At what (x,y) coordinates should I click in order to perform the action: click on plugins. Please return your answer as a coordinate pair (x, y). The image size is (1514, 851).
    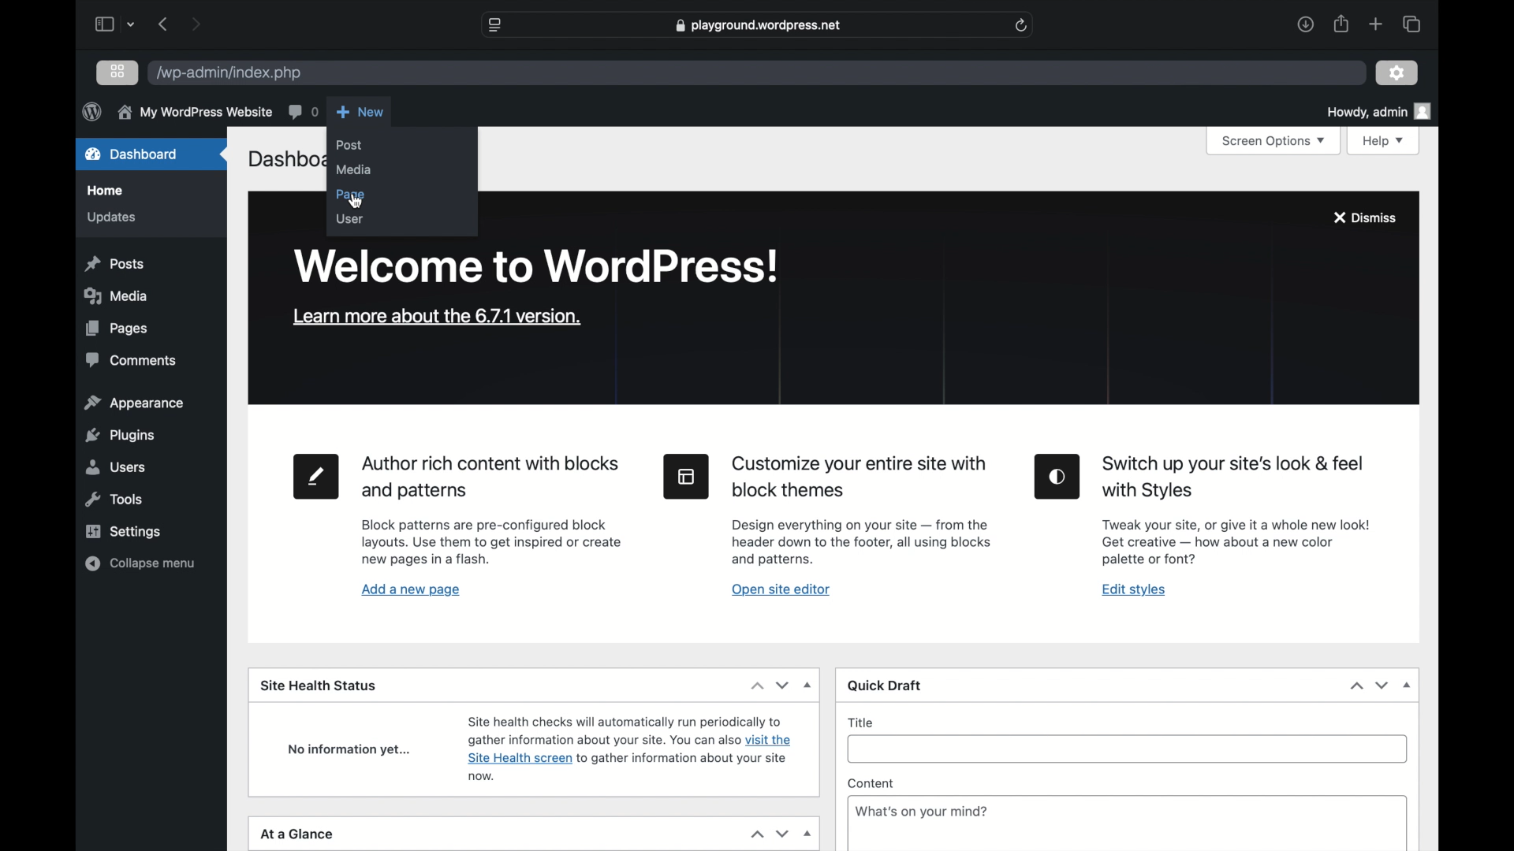
    Looking at the image, I should click on (118, 435).